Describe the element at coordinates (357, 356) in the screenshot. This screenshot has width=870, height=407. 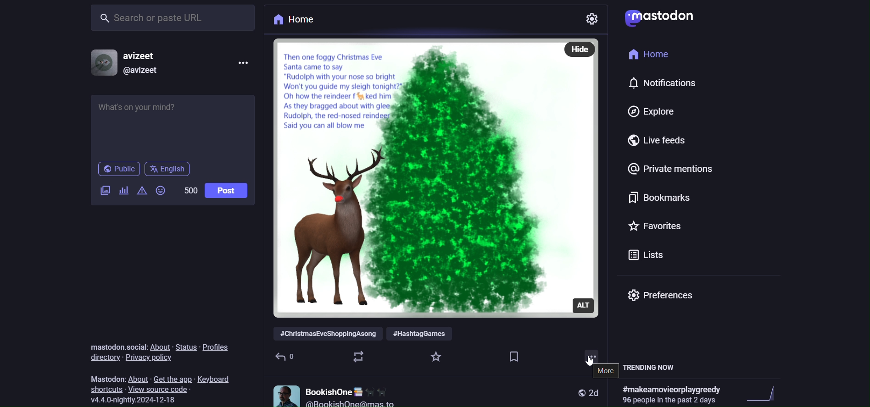
I see `boost` at that location.